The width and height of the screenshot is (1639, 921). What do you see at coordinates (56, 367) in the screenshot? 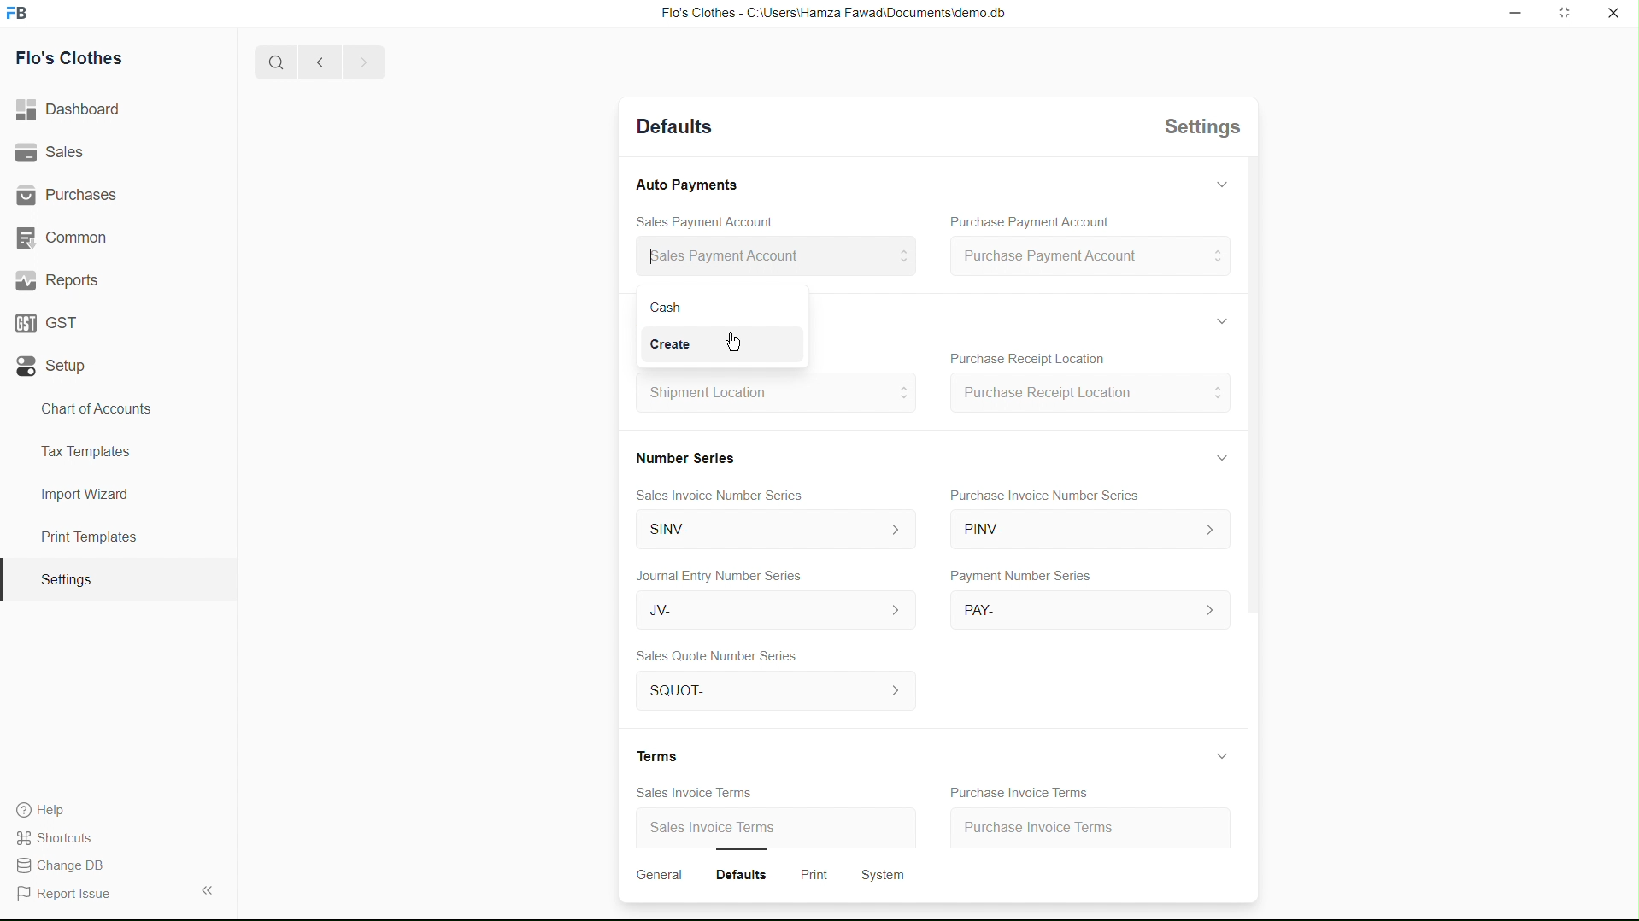
I see `Setup` at bounding box center [56, 367].